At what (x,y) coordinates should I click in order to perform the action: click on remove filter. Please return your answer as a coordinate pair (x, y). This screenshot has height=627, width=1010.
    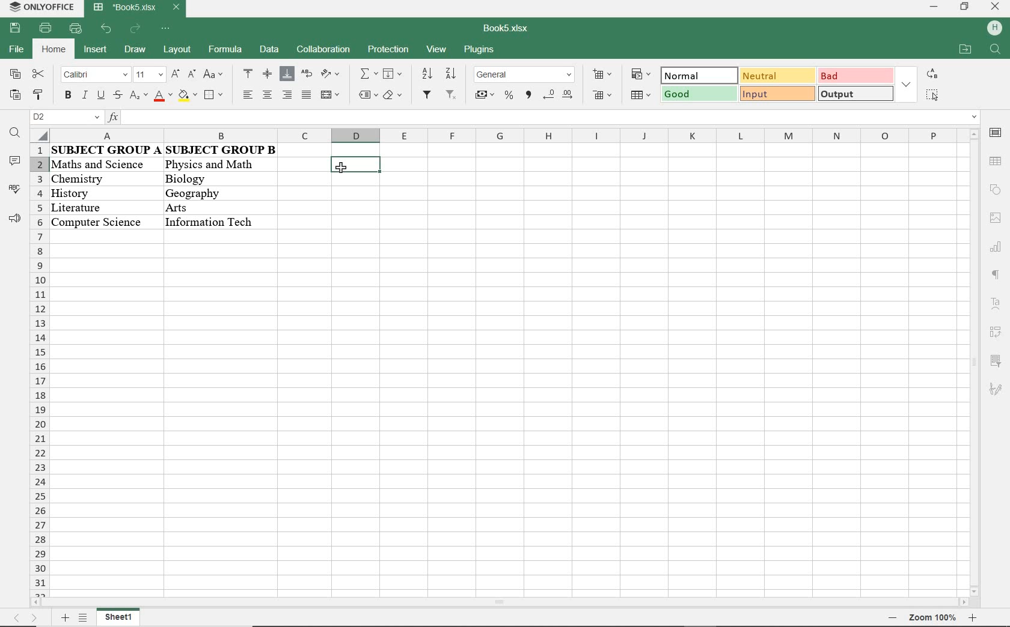
    Looking at the image, I should click on (451, 95).